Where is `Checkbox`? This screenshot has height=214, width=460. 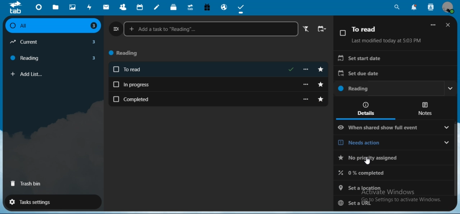
Checkbox is located at coordinates (11, 26).